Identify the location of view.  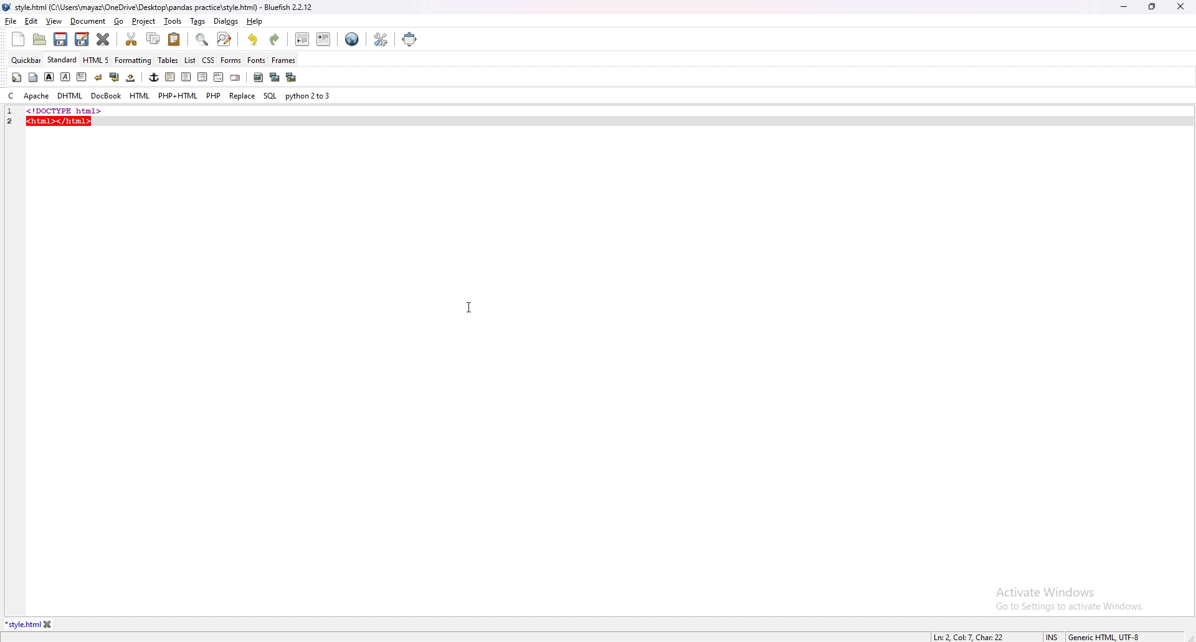
(54, 21).